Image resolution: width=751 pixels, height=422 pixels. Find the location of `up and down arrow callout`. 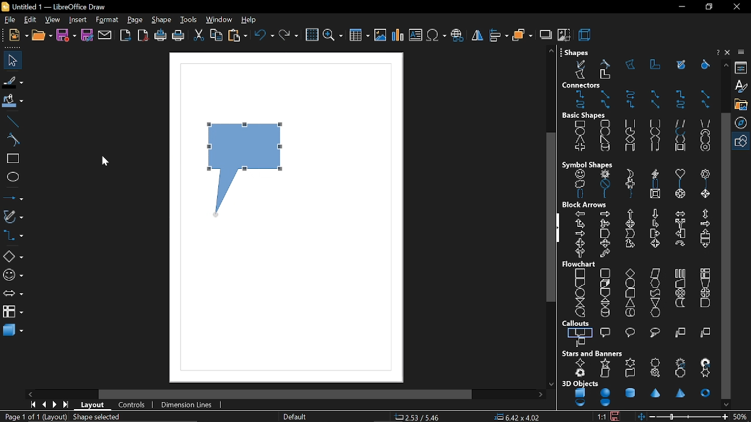

up and down arrow callout is located at coordinates (604, 243).